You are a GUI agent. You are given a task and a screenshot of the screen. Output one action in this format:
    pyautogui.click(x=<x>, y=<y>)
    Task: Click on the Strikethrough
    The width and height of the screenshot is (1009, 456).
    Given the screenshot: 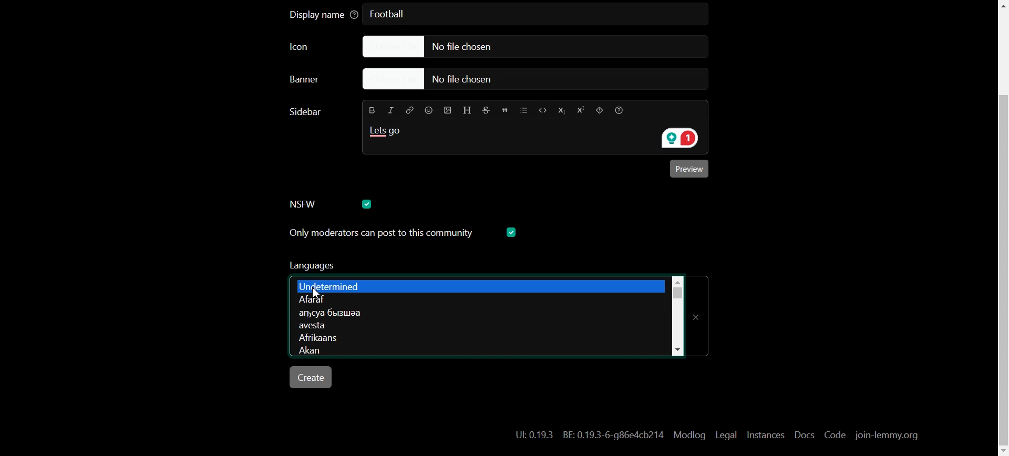 What is the action you would take?
    pyautogui.click(x=487, y=109)
    